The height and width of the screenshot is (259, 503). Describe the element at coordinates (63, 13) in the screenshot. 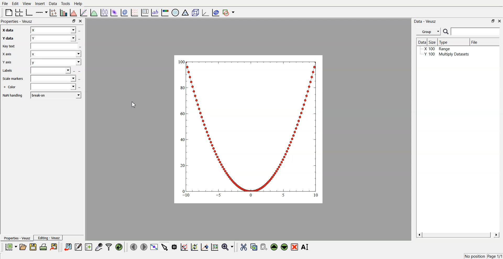

I see `plot bar chart` at that location.